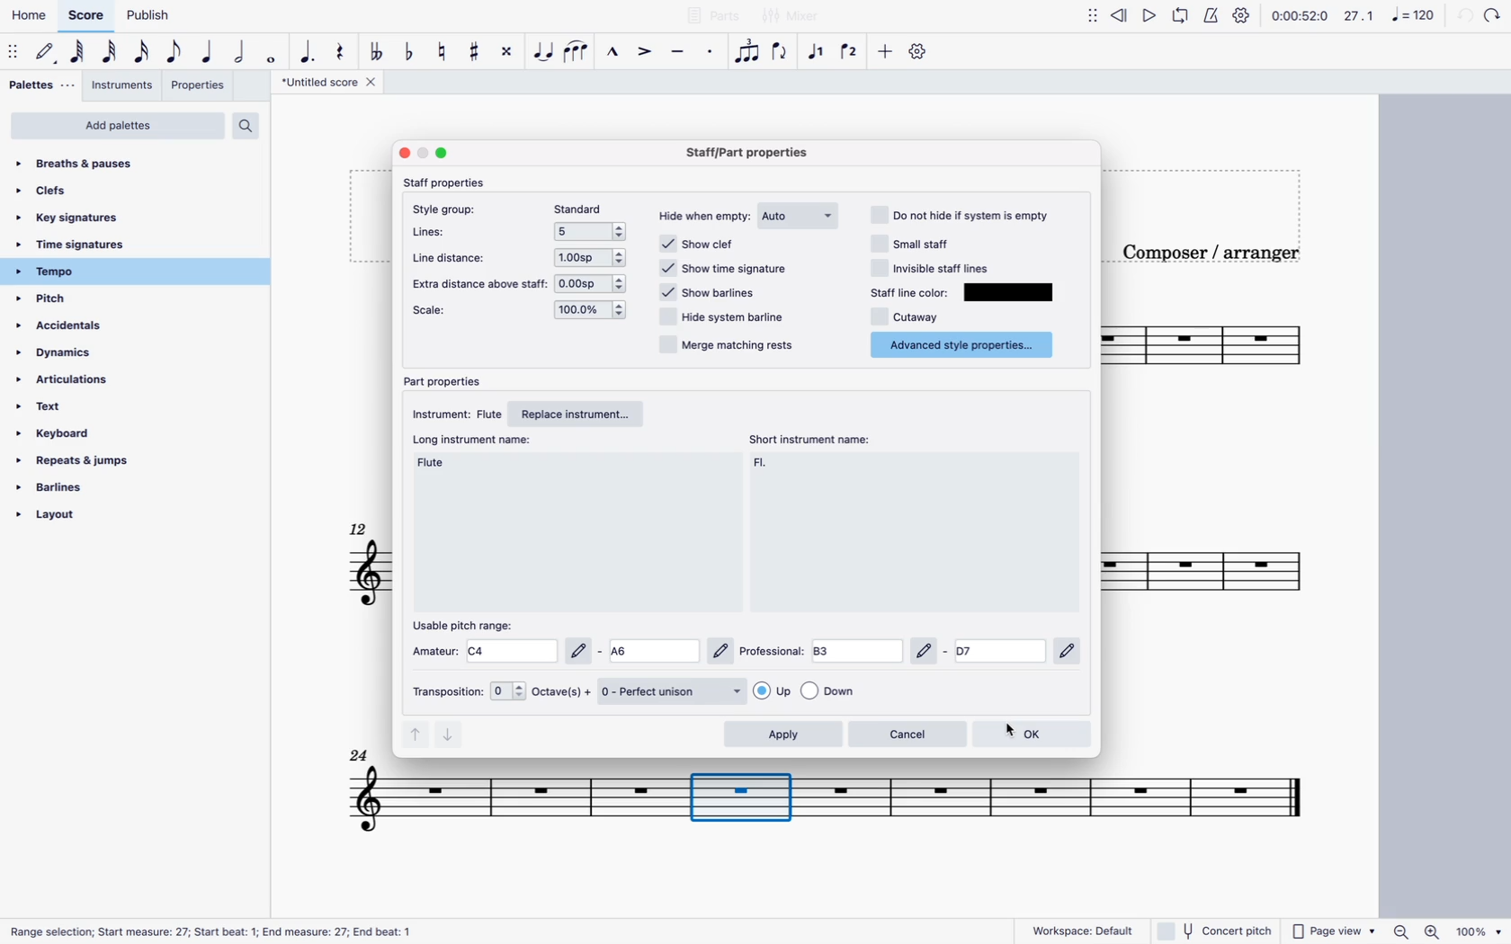 The width and height of the screenshot is (1511, 944). What do you see at coordinates (730, 349) in the screenshot?
I see `merge matching rests` at bounding box center [730, 349].